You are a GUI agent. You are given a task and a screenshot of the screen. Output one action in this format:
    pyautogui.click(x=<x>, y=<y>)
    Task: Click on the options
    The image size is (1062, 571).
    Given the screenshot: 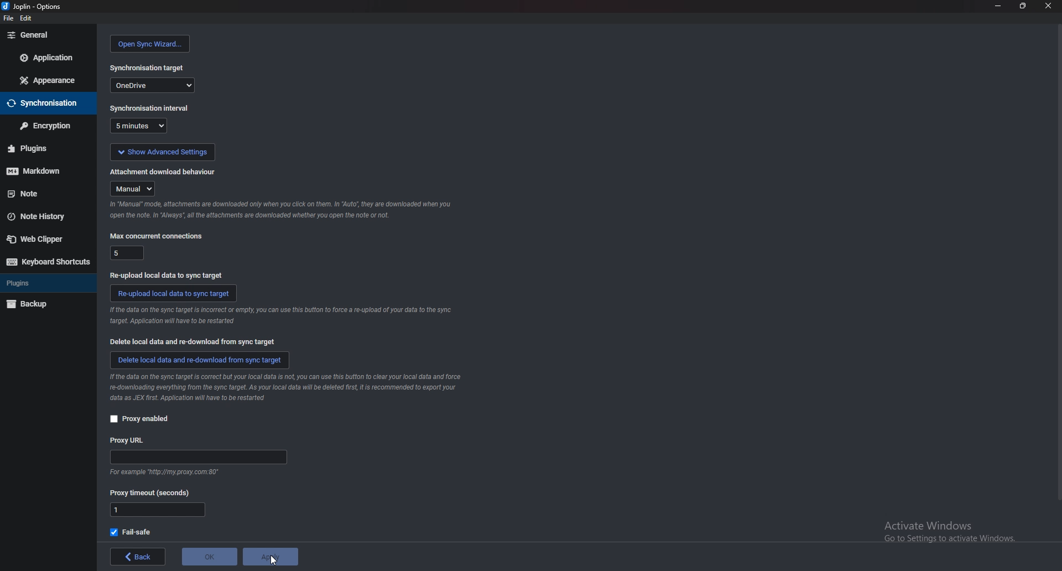 What is the action you would take?
    pyautogui.click(x=33, y=6)
    